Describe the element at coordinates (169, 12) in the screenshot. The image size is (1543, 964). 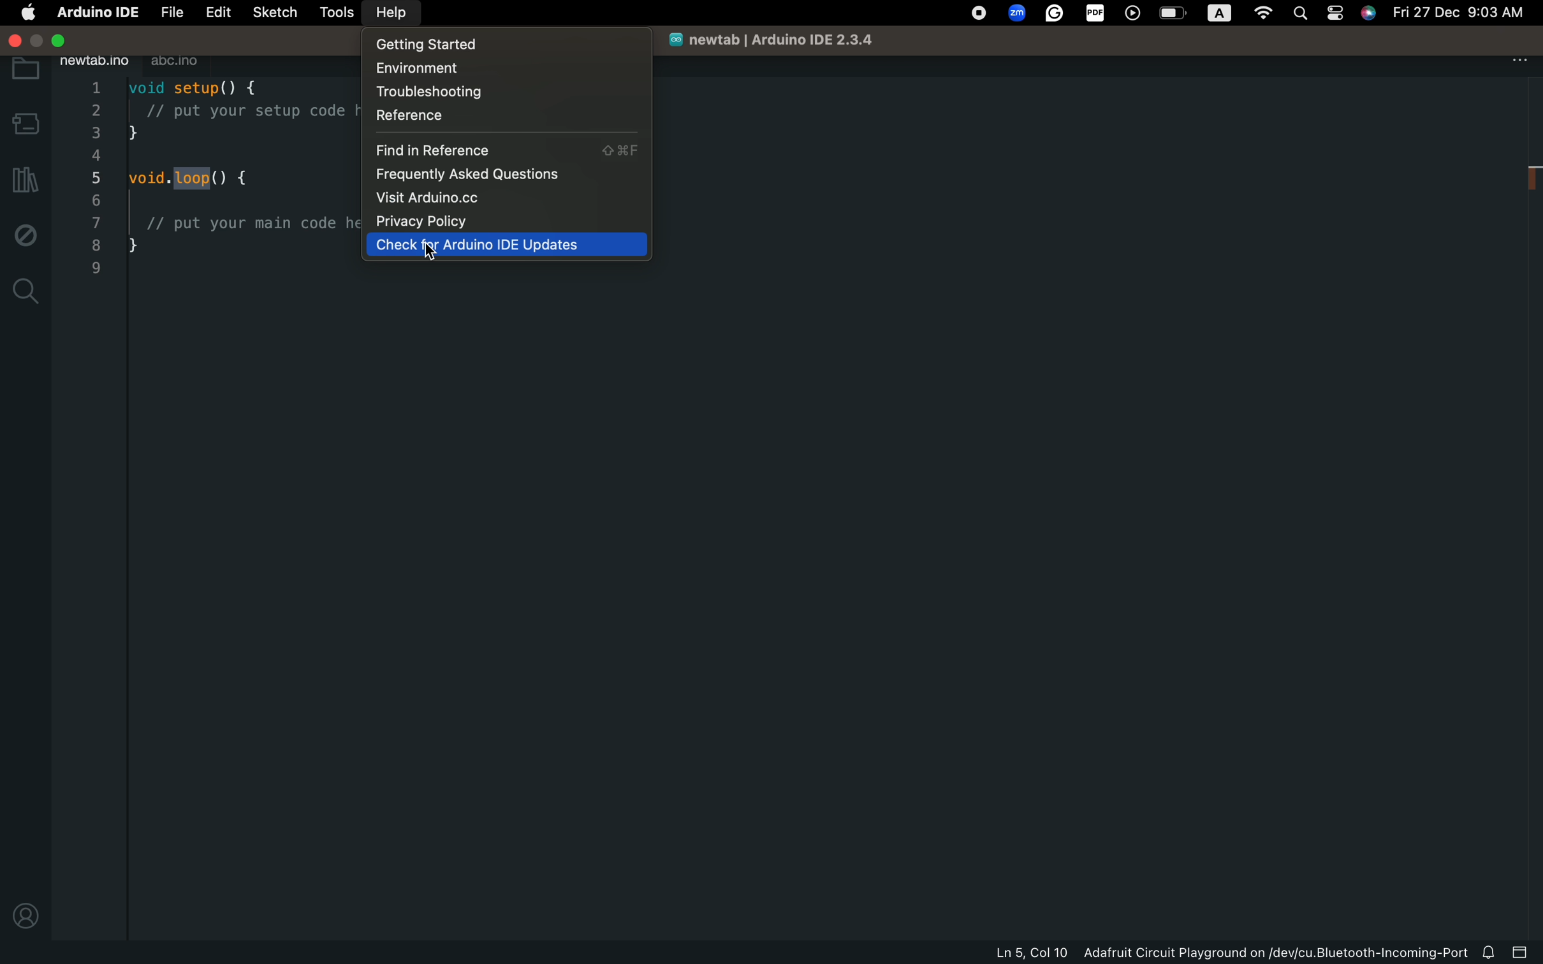
I see `file` at that location.